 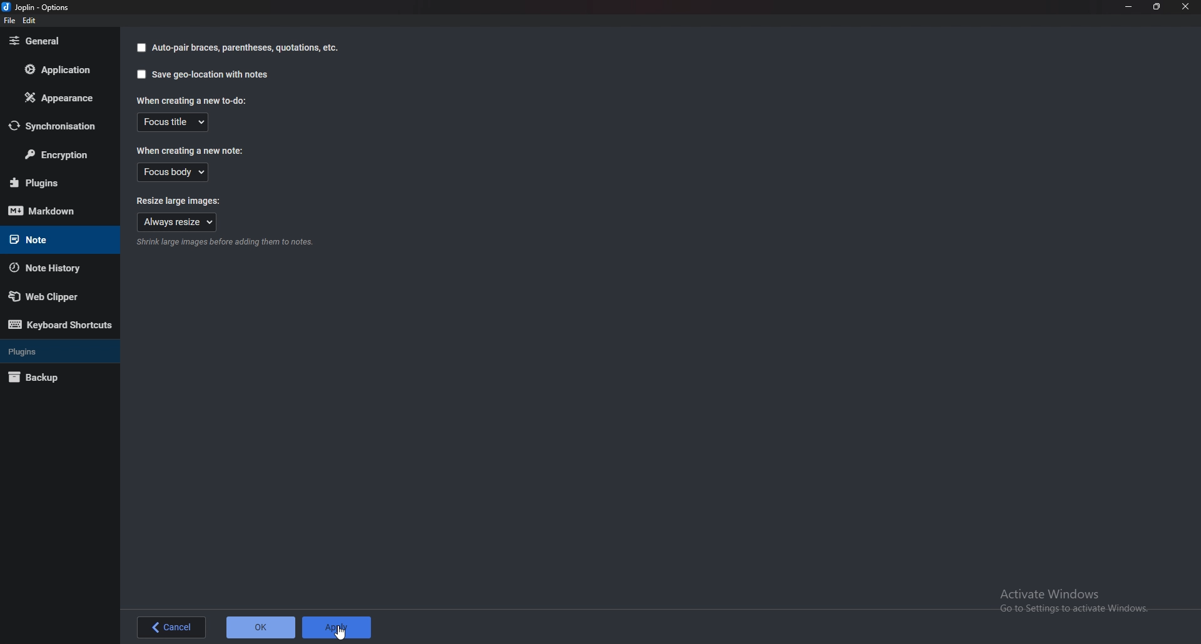 What do you see at coordinates (54, 126) in the screenshot?
I see `Synchronization` at bounding box center [54, 126].